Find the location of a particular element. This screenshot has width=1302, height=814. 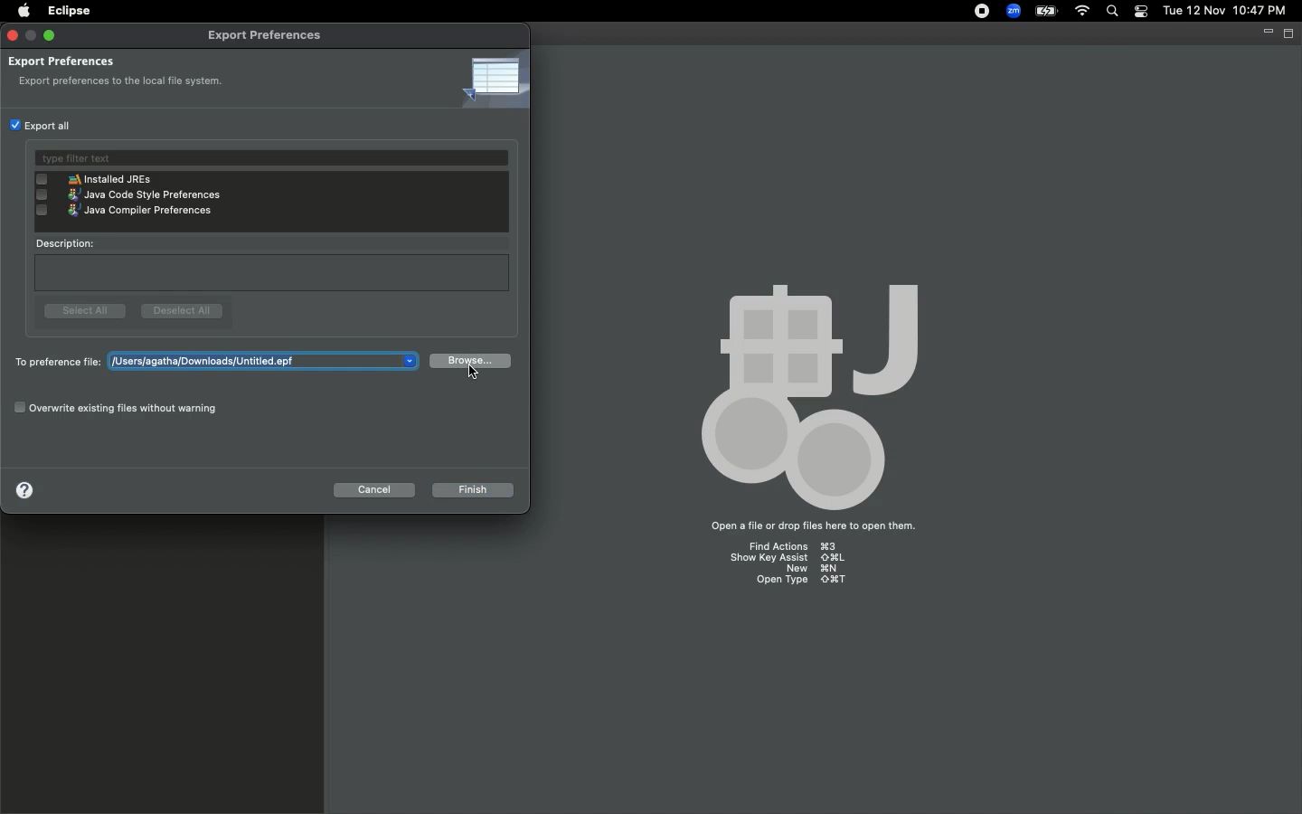

Search is located at coordinates (1112, 11).